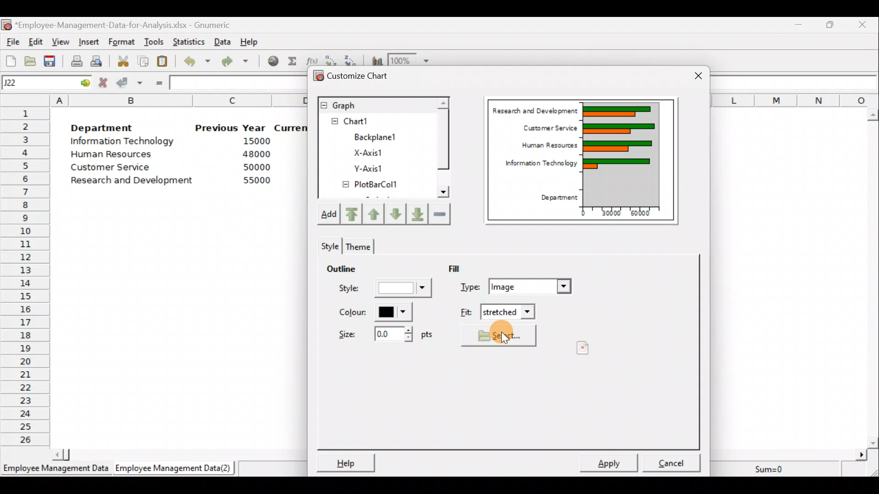 The image size is (879, 494). I want to click on Minimize, so click(797, 25).